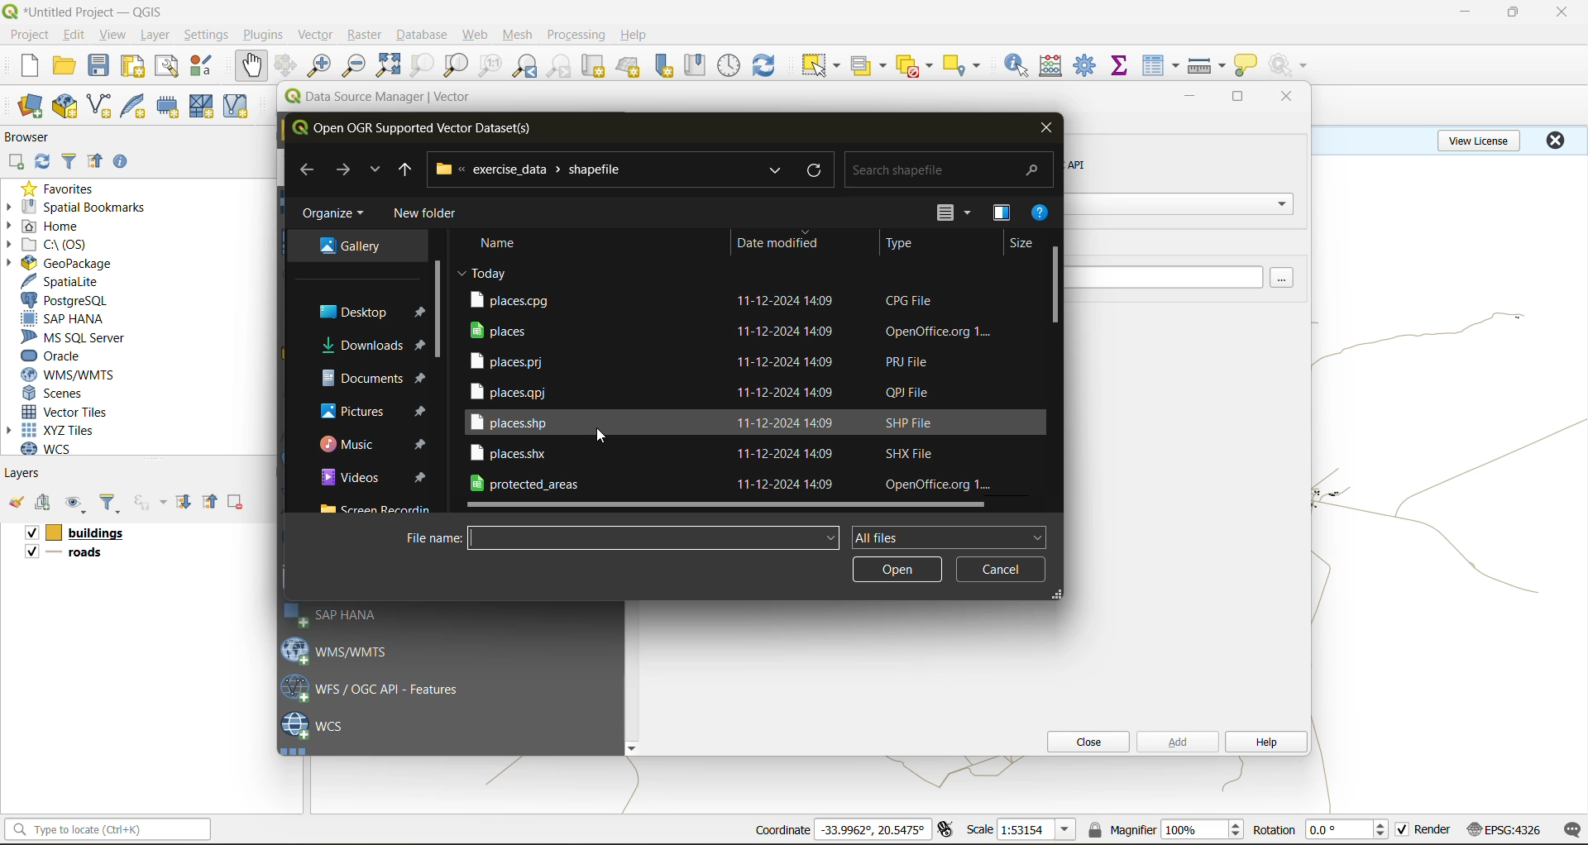  What do you see at coordinates (65, 301) in the screenshot?
I see `postgresql` at bounding box center [65, 301].